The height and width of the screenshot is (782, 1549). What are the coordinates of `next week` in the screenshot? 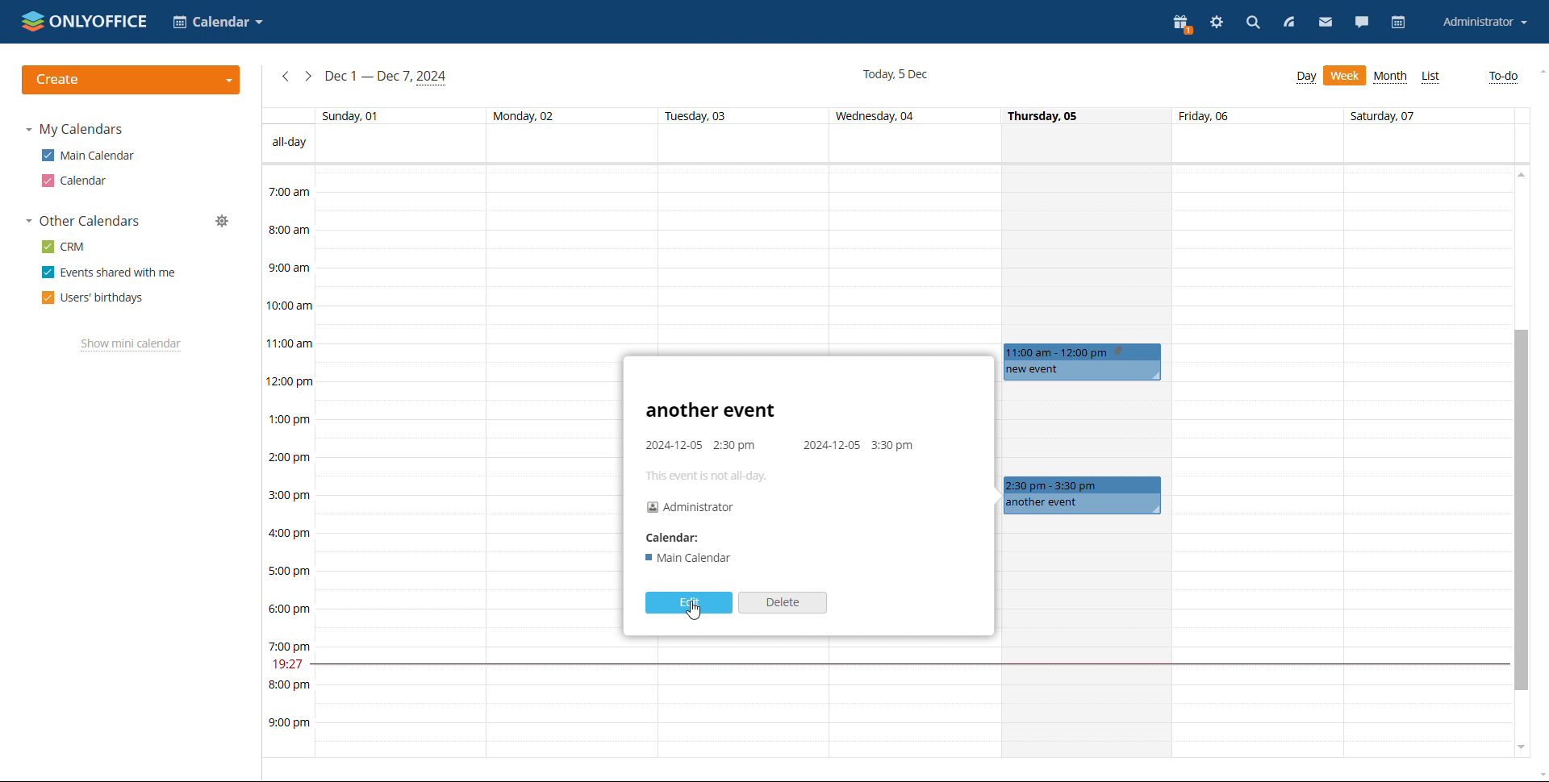 It's located at (307, 76).